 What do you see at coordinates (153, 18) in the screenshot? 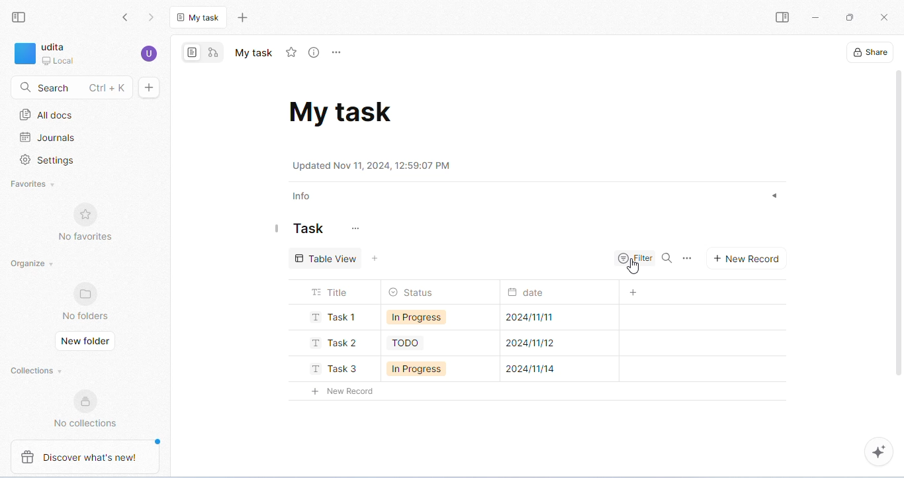
I see `go forward` at bounding box center [153, 18].